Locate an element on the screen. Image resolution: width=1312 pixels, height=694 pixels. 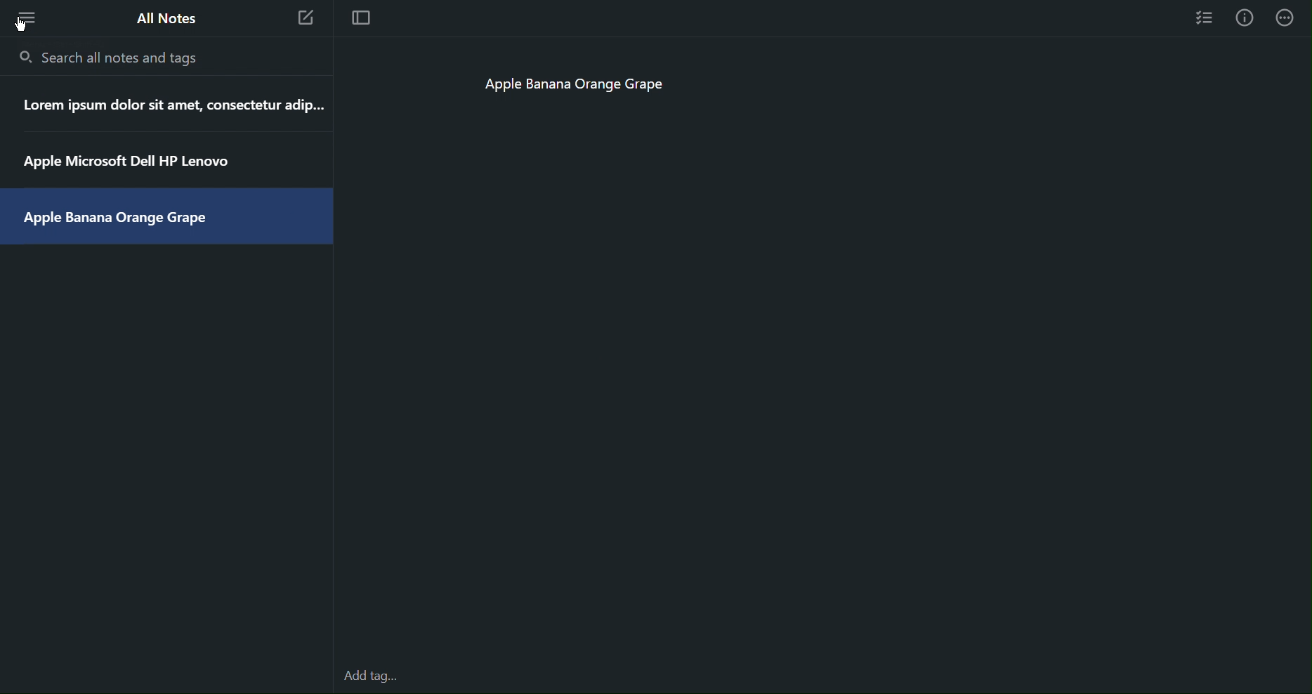
Apple Microsoft Dell HP Lenovo is located at coordinates (131, 162).